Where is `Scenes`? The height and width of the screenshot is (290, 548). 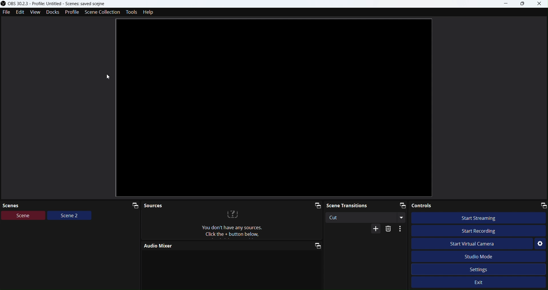
Scenes is located at coordinates (71, 205).